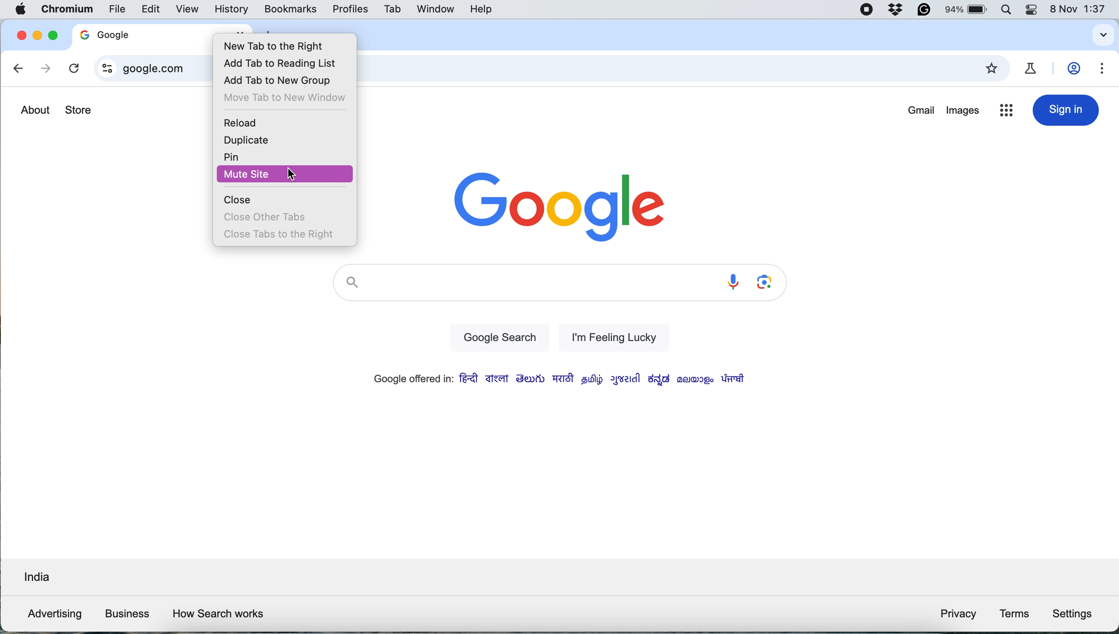 Image resolution: width=1119 pixels, height=634 pixels. What do you see at coordinates (1066, 110) in the screenshot?
I see `sign in` at bounding box center [1066, 110].